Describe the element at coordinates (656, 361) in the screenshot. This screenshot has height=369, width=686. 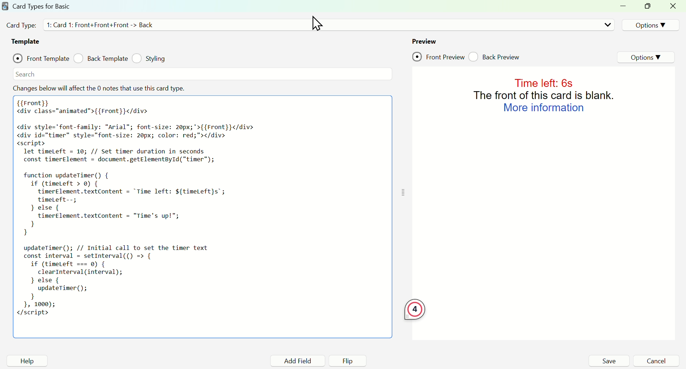
I see `cancel` at that location.